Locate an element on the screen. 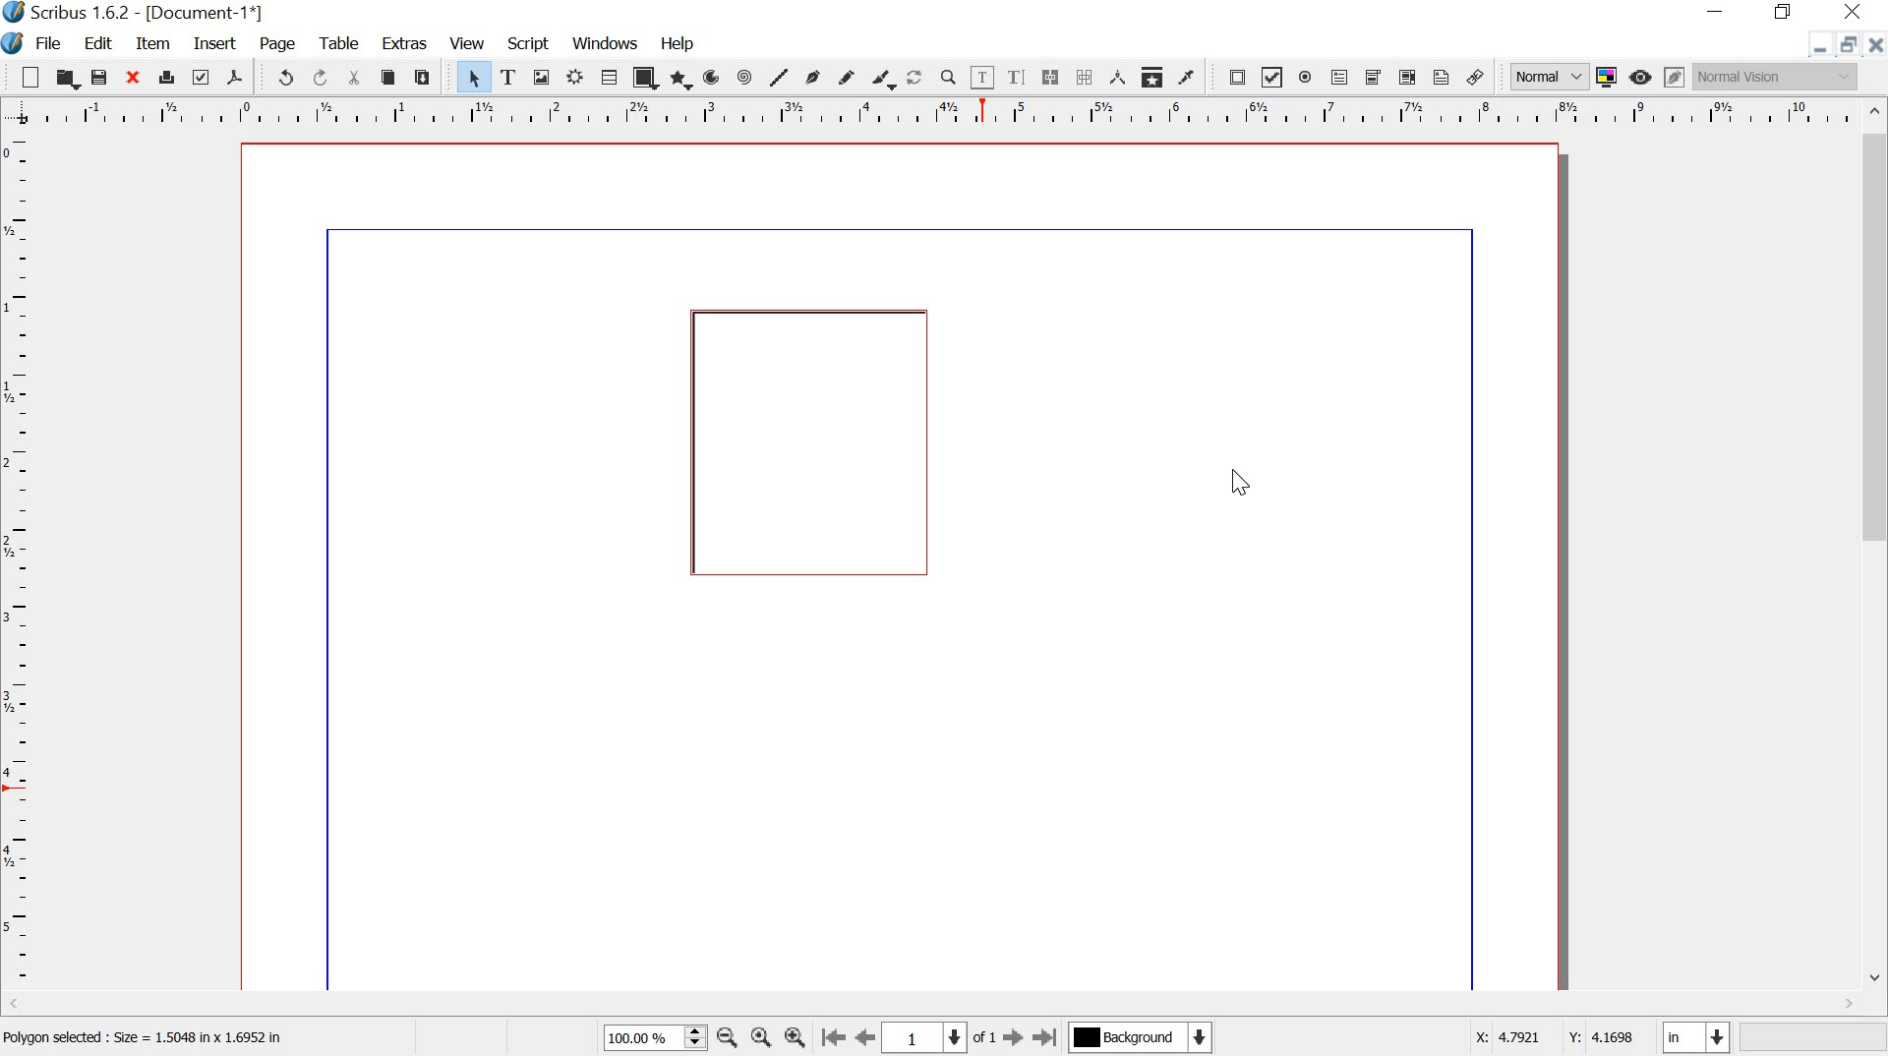 Image resolution: width=1888 pixels, height=1056 pixels. undo is located at coordinates (278, 76).